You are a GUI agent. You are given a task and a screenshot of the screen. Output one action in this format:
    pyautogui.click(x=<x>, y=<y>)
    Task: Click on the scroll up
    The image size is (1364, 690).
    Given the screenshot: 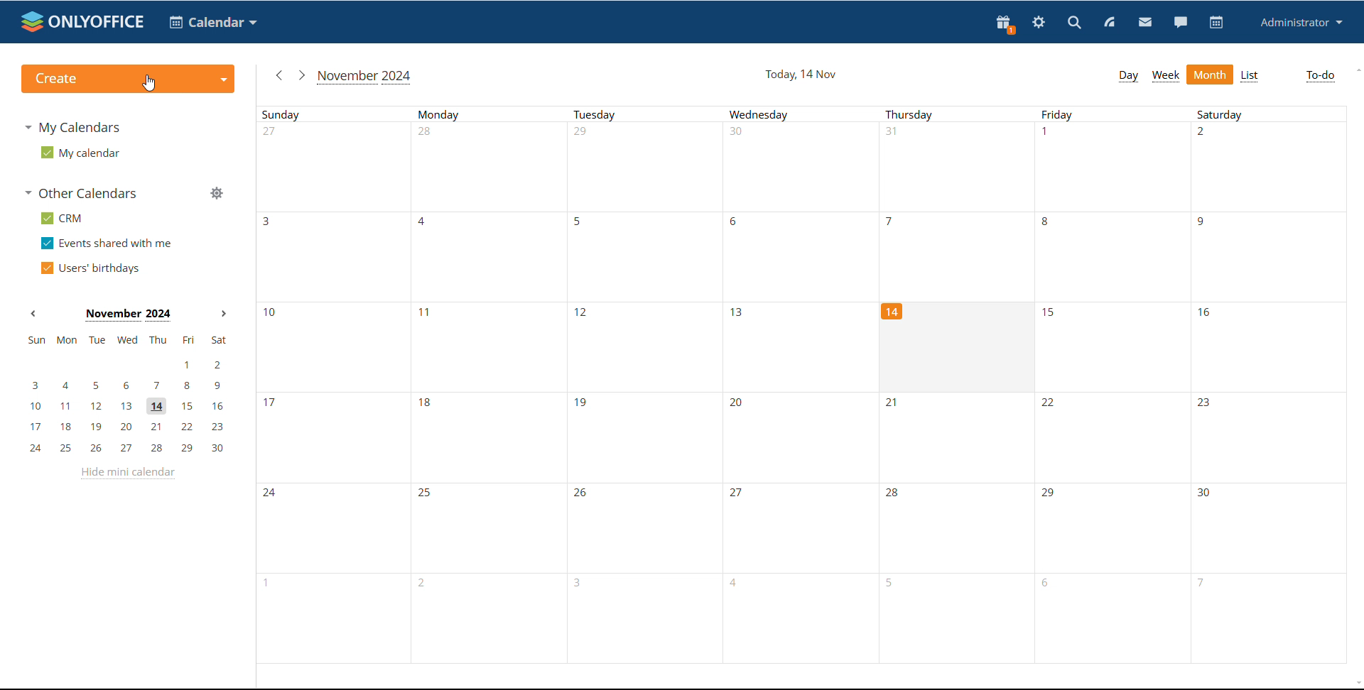 What is the action you would take?
    pyautogui.click(x=1355, y=70)
    